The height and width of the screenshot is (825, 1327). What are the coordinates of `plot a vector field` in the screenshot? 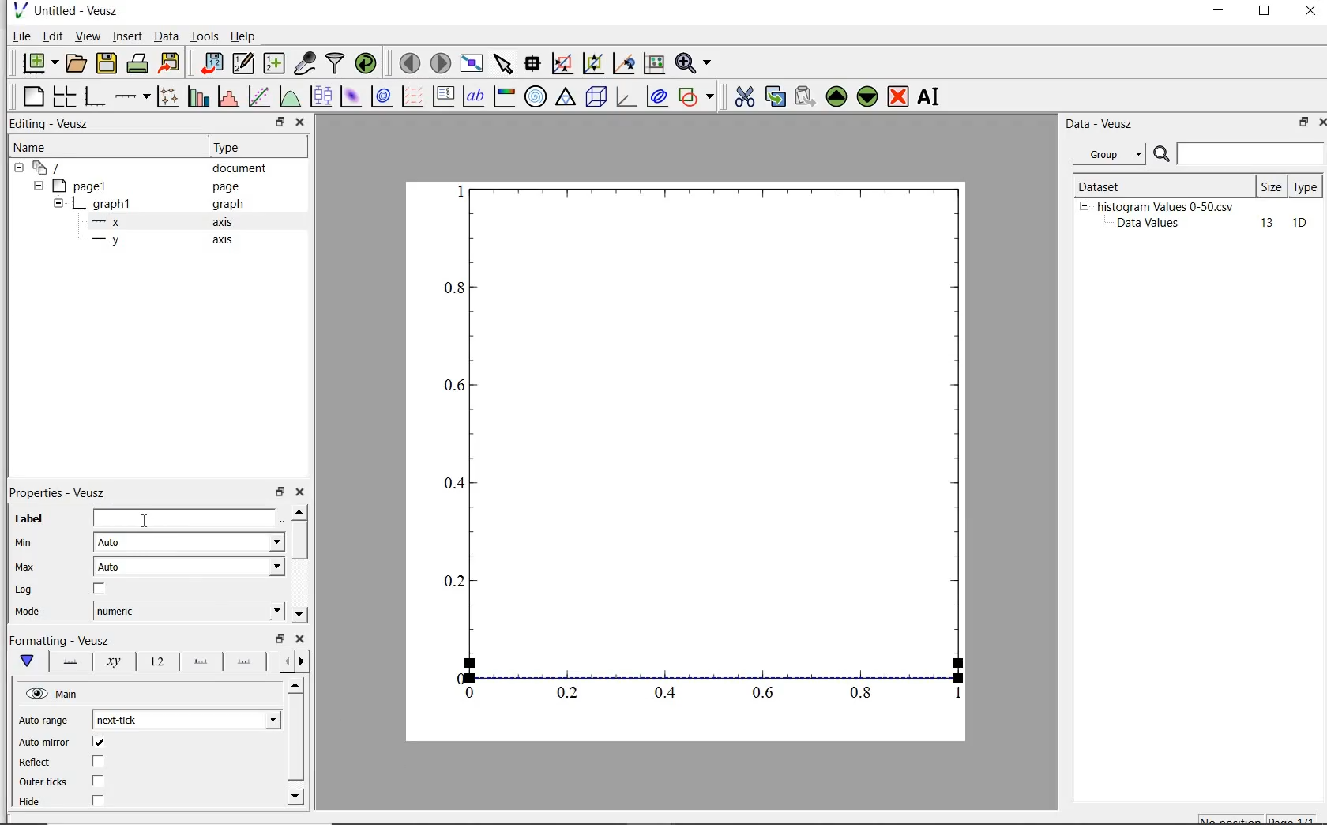 It's located at (414, 96).